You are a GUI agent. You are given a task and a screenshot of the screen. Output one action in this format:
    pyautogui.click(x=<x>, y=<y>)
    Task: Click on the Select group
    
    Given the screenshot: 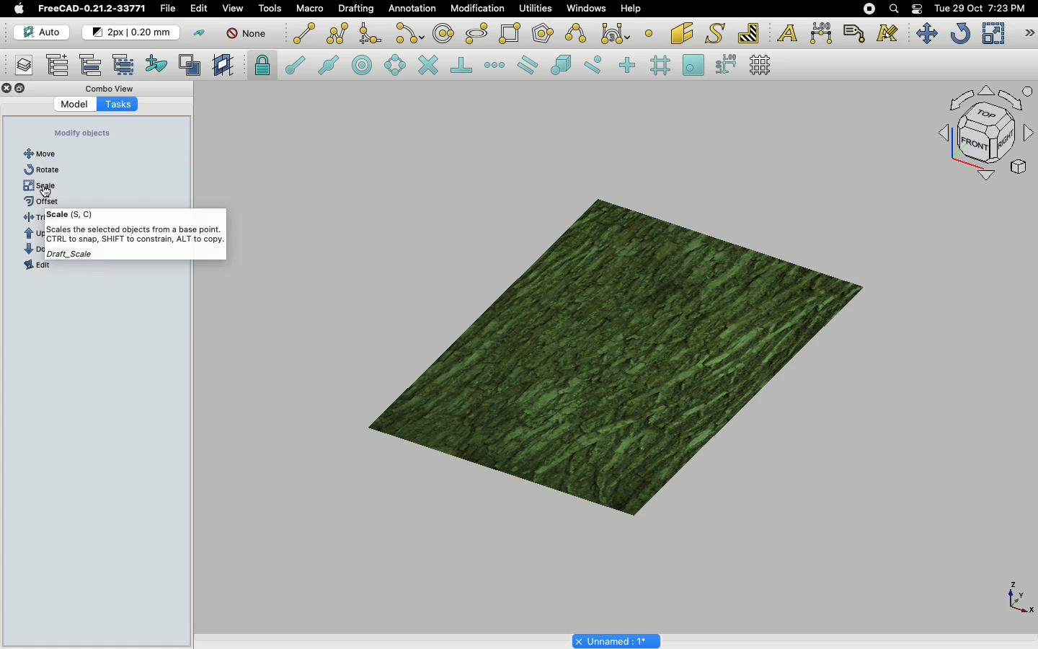 What is the action you would take?
    pyautogui.click(x=125, y=64)
    